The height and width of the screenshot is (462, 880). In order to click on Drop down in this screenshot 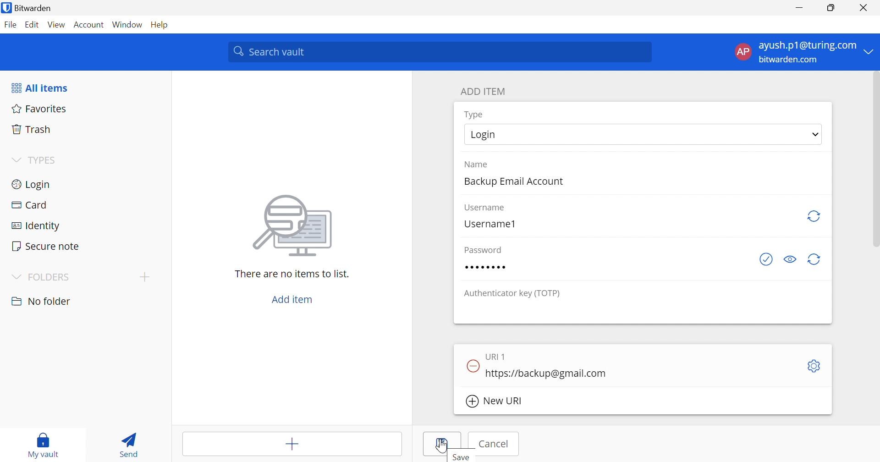, I will do `click(815, 134)`.